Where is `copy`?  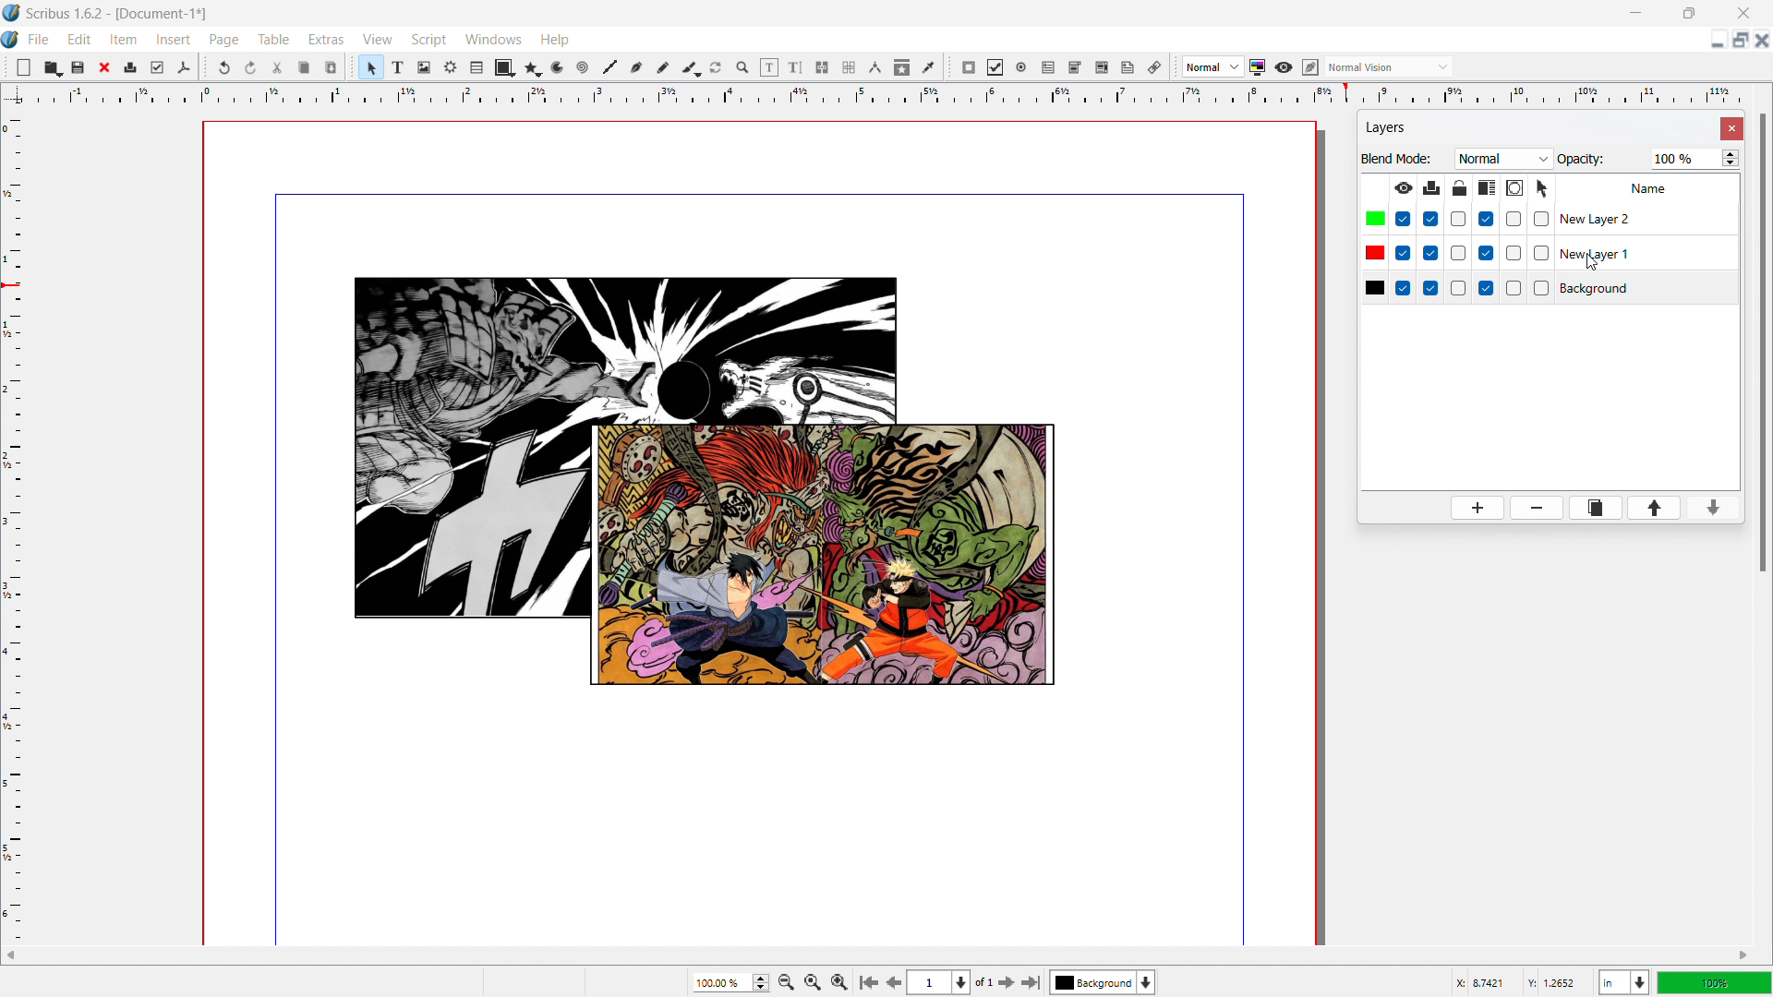
copy is located at coordinates (303, 67).